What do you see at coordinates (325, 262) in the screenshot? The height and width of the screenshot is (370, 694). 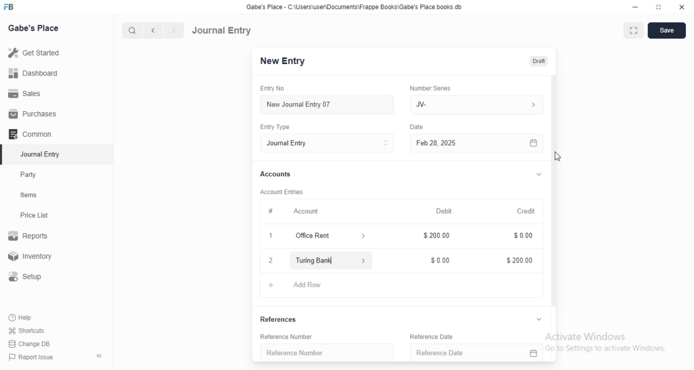 I see `turing bank` at bounding box center [325, 262].